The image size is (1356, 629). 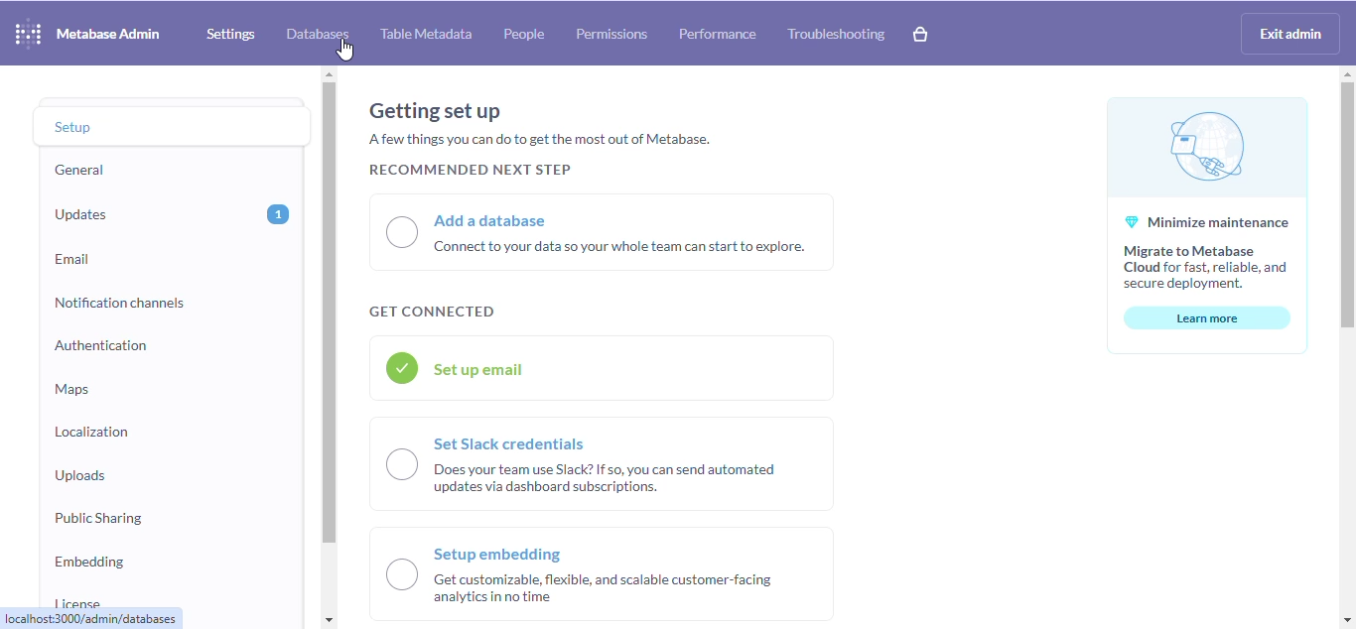 I want to click on general, so click(x=79, y=171).